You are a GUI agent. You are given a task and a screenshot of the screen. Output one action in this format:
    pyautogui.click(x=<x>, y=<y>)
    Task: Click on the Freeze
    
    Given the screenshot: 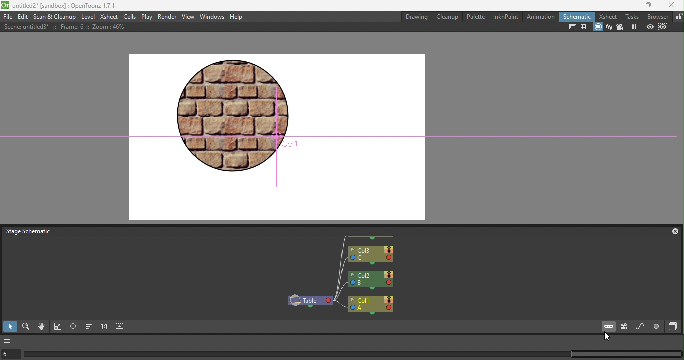 What is the action you would take?
    pyautogui.click(x=636, y=27)
    